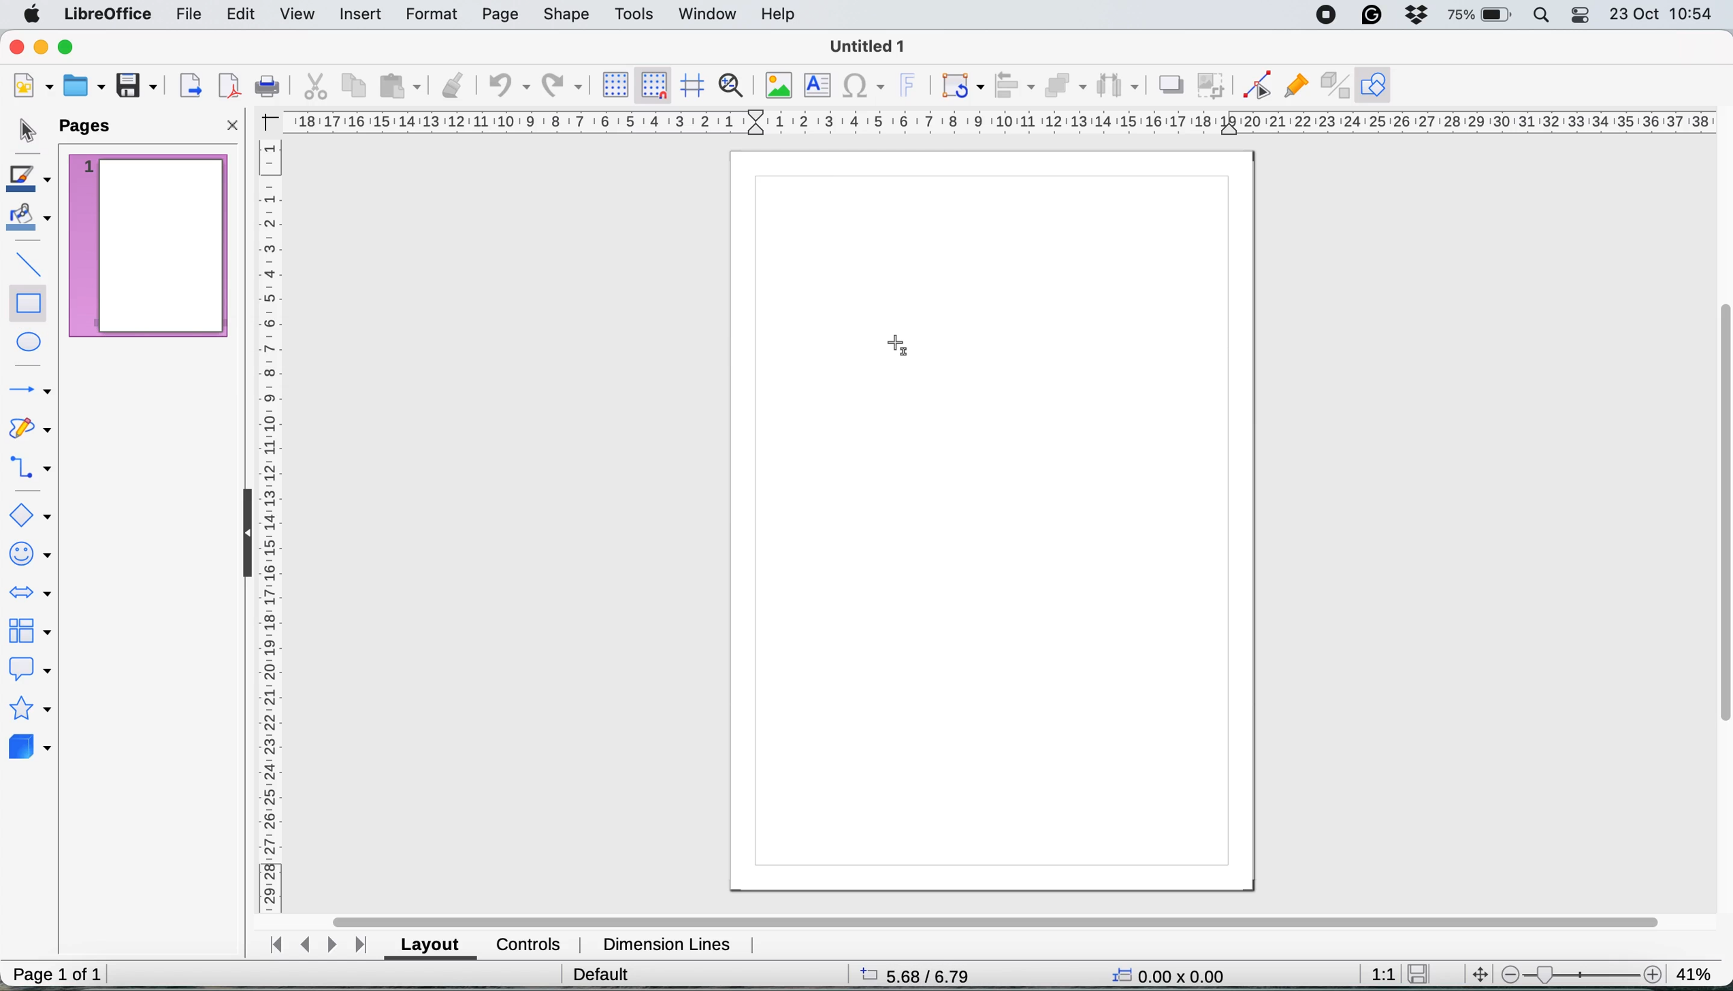 The height and width of the screenshot is (991, 1733). I want to click on basic shapes, so click(32, 513).